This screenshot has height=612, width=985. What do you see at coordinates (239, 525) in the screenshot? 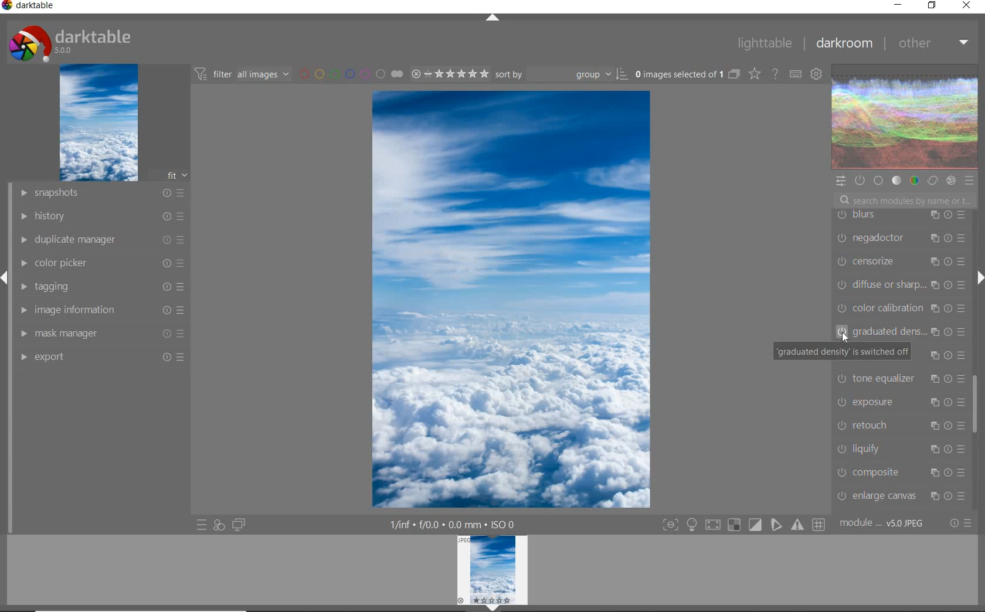
I see `DISPLAY A SECOND DARKROOM DISPLAY` at bounding box center [239, 525].